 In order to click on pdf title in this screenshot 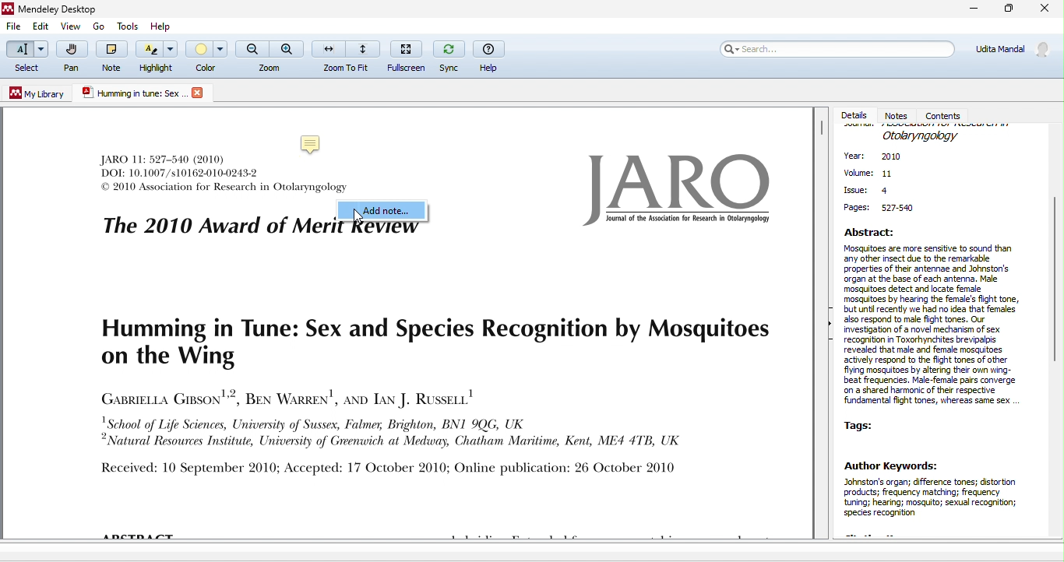, I will do `click(132, 93)`.